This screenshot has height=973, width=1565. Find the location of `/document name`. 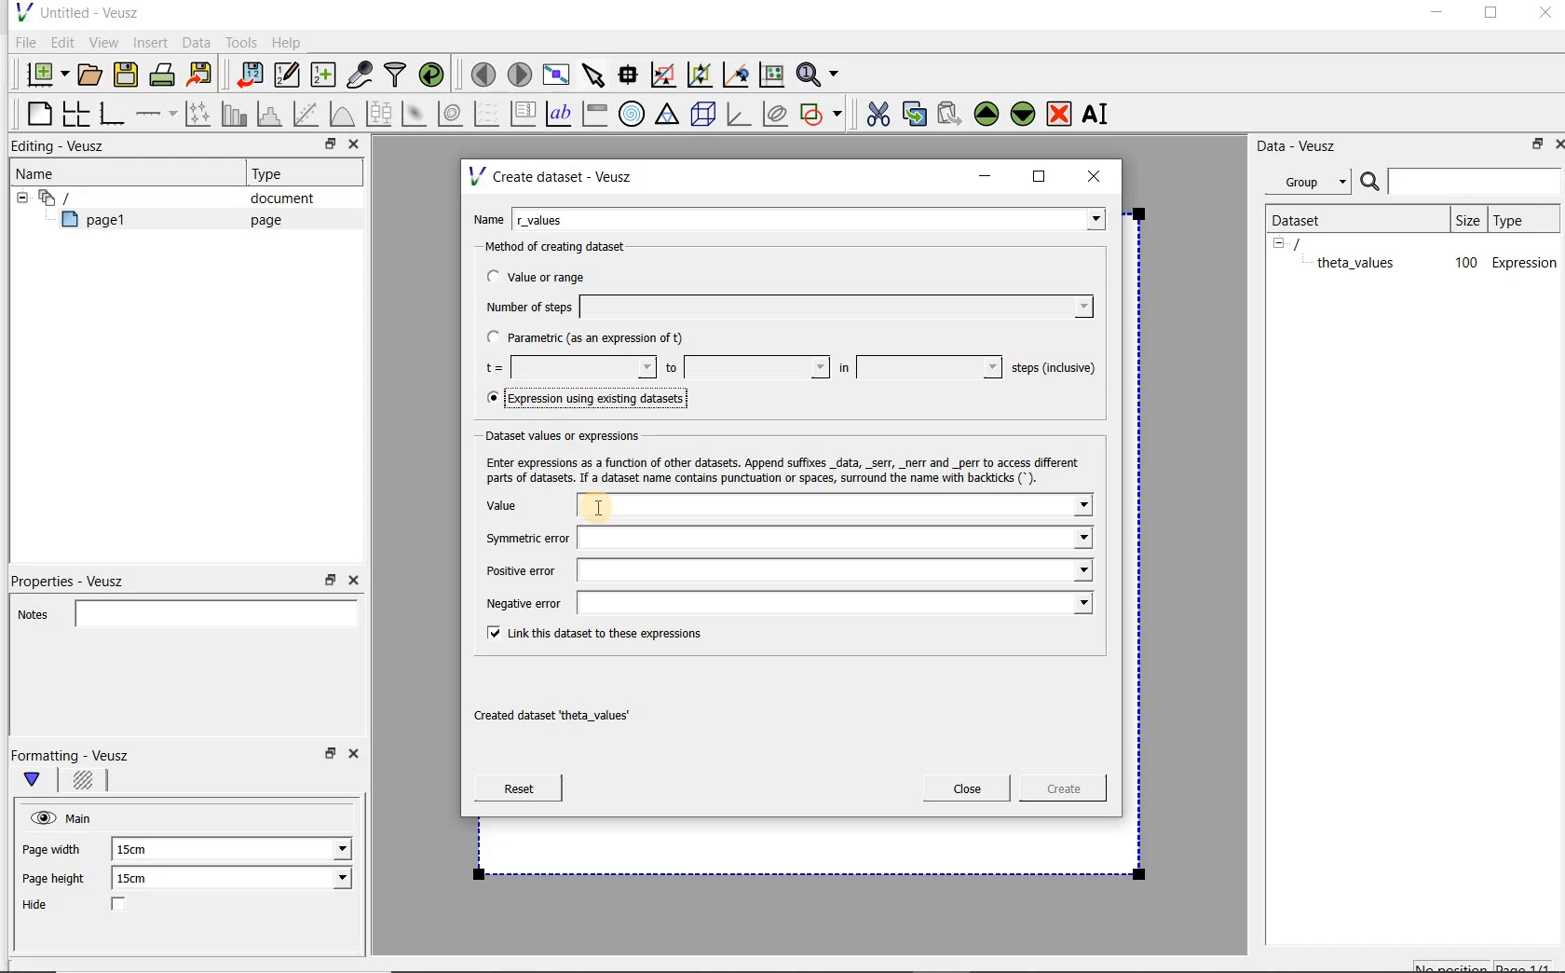

/document name is located at coordinates (1313, 242).